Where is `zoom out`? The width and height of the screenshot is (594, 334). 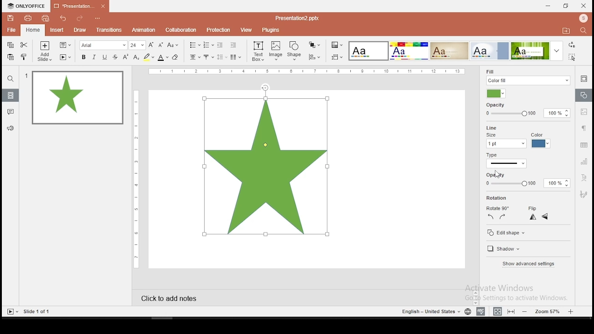 zoom out is located at coordinates (526, 311).